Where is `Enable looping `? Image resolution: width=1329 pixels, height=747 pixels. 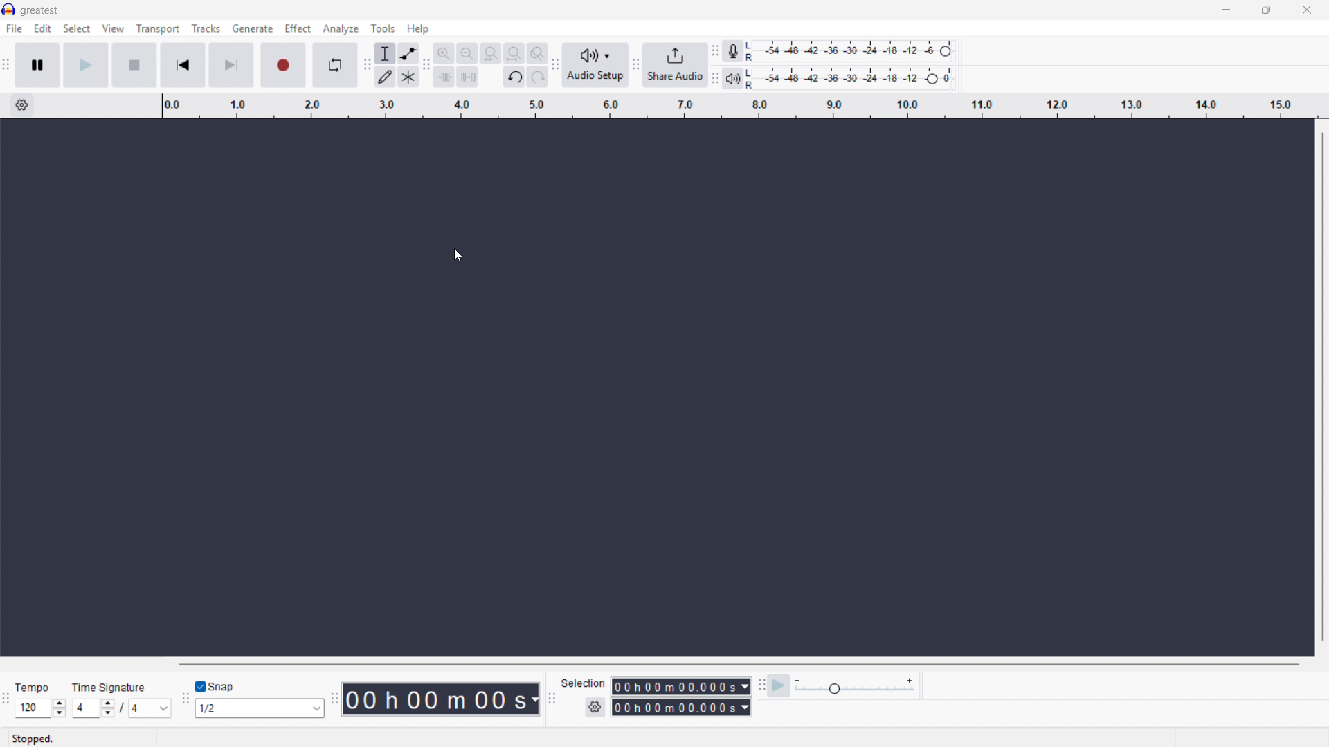 Enable looping  is located at coordinates (336, 65).